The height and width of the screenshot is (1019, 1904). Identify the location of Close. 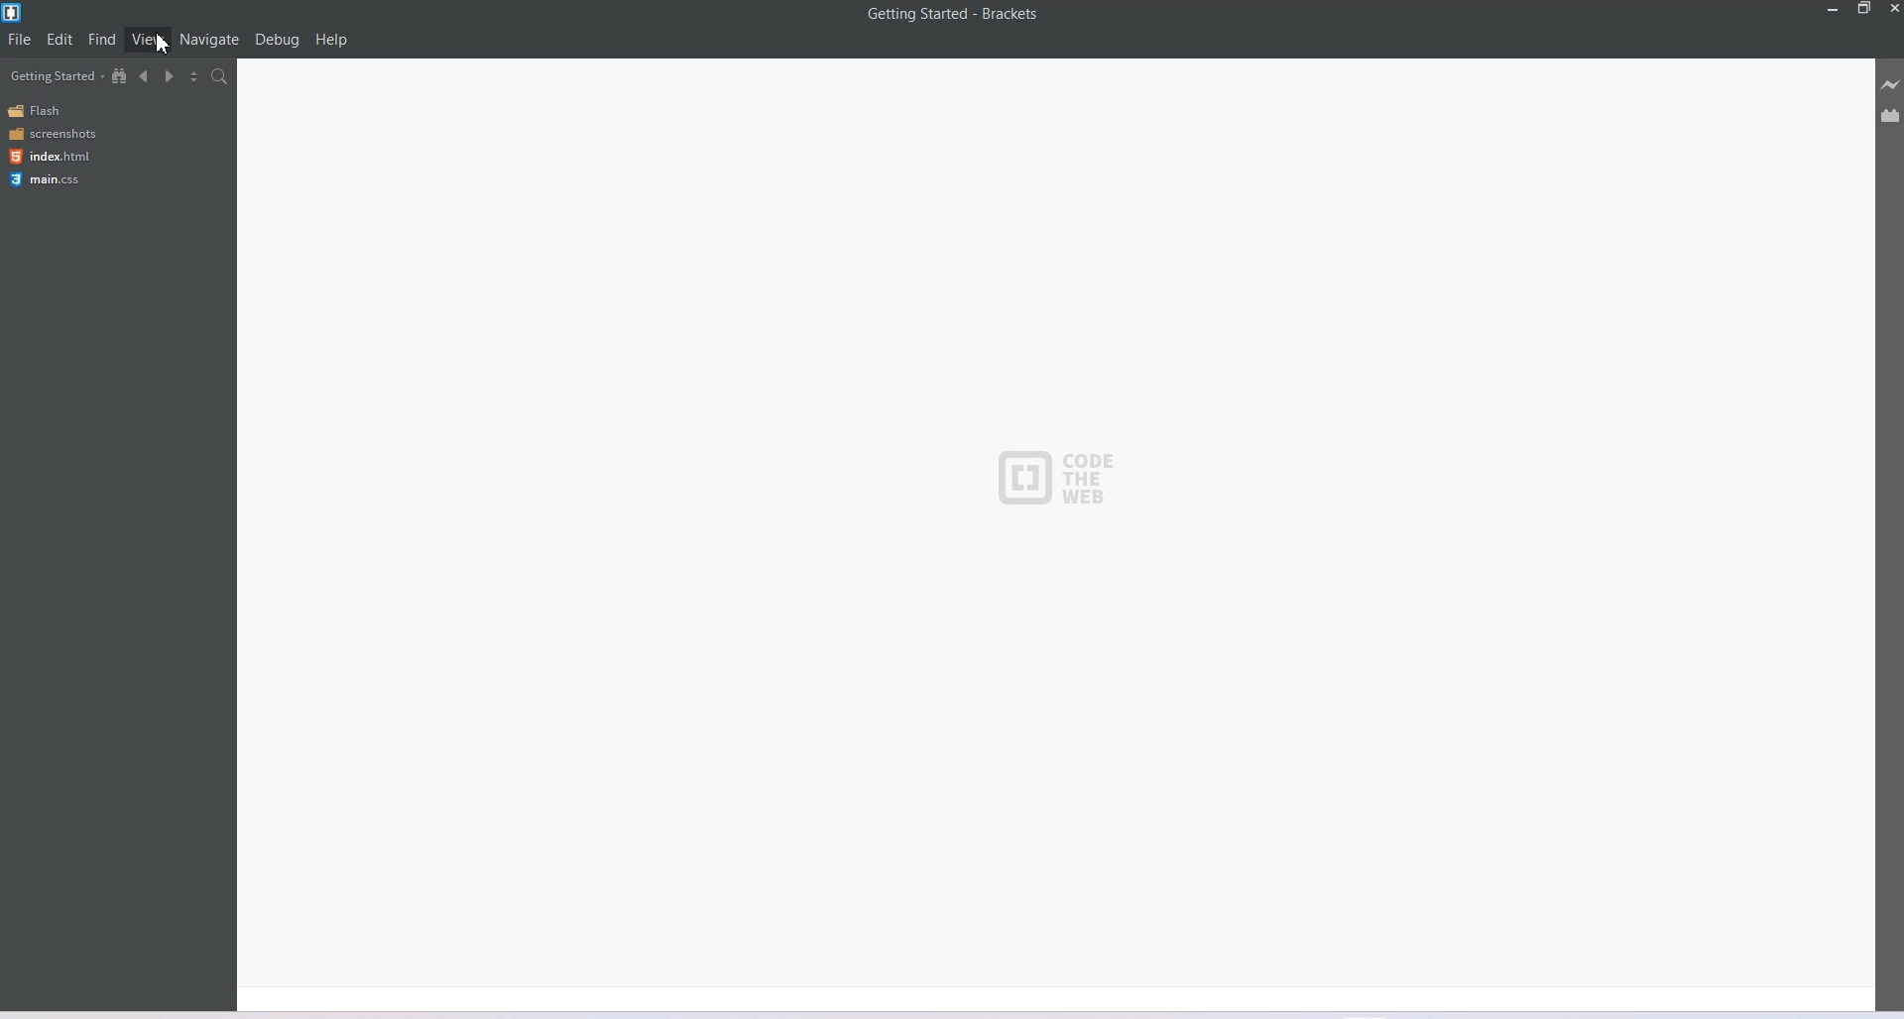
(1892, 9).